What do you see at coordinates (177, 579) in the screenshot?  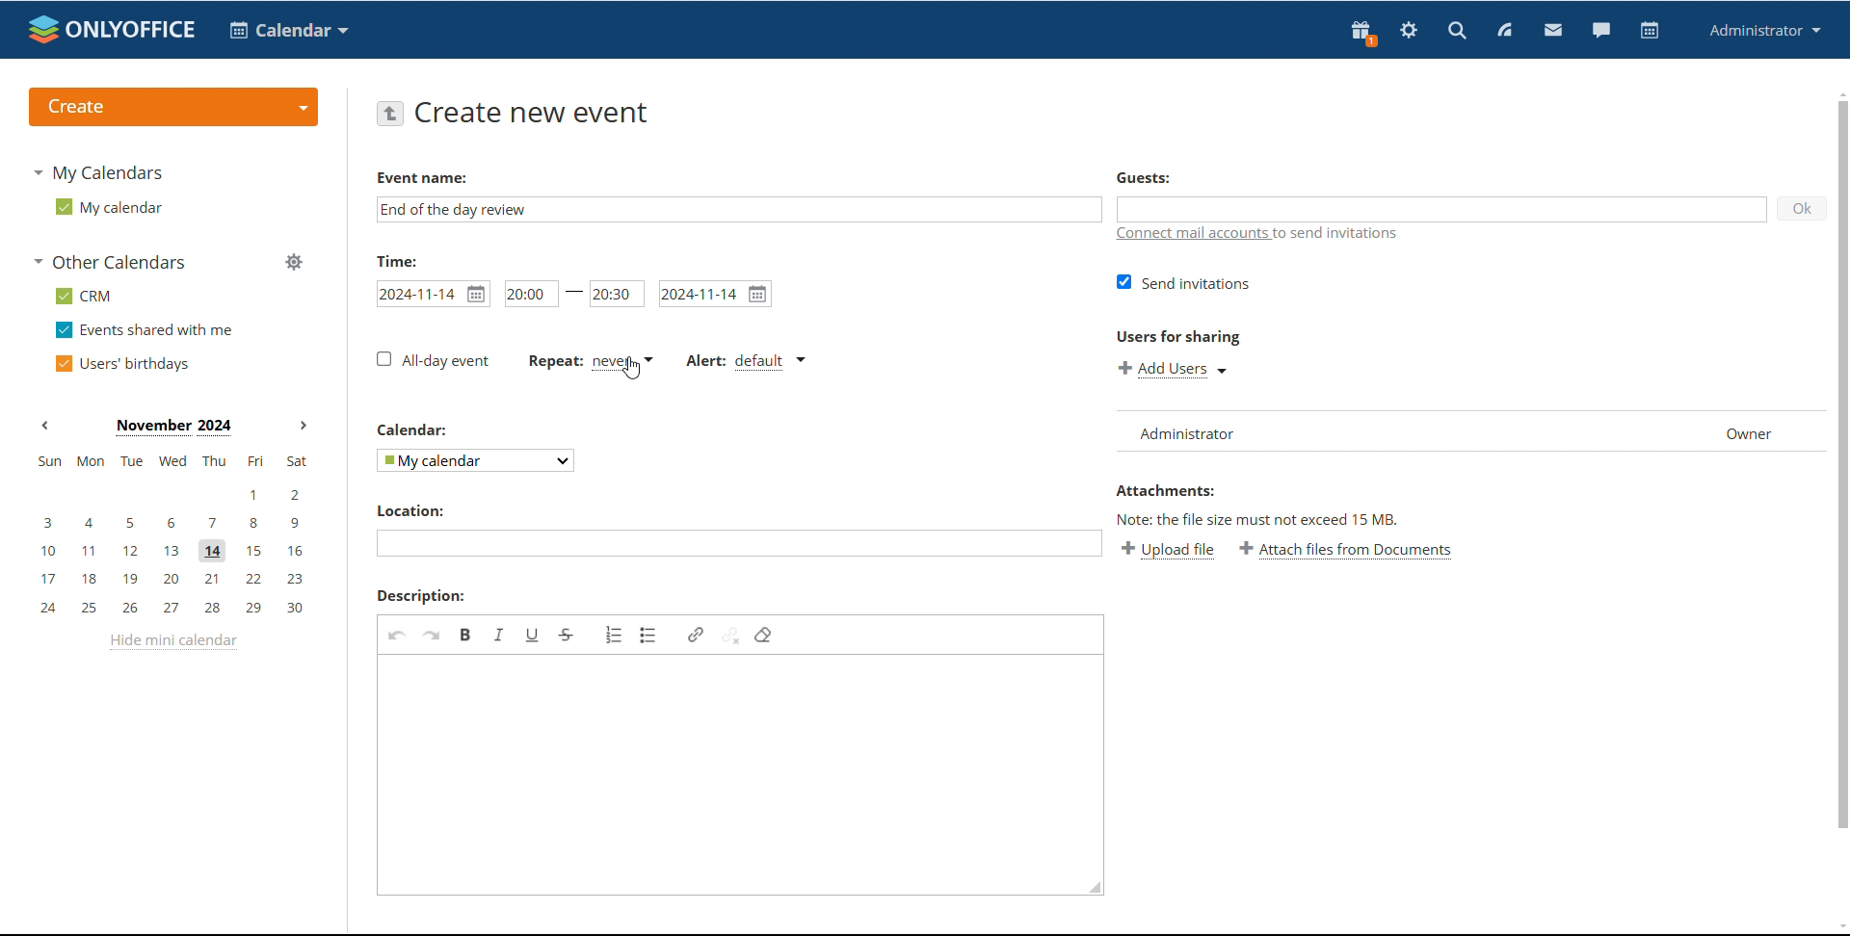 I see `17, 18, 19, 20, 21, 22, 23` at bounding box center [177, 579].